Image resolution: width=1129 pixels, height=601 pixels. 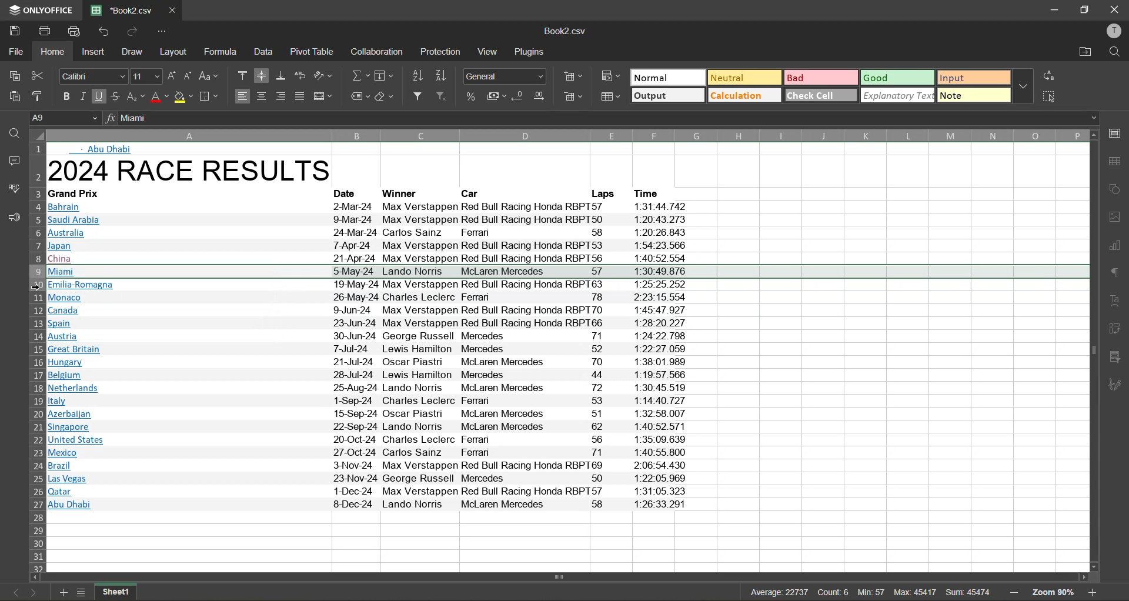 What do you see at coordinates (441, 75) in the screenshot?
I see `sort descending` at bounding box center [441, 75].